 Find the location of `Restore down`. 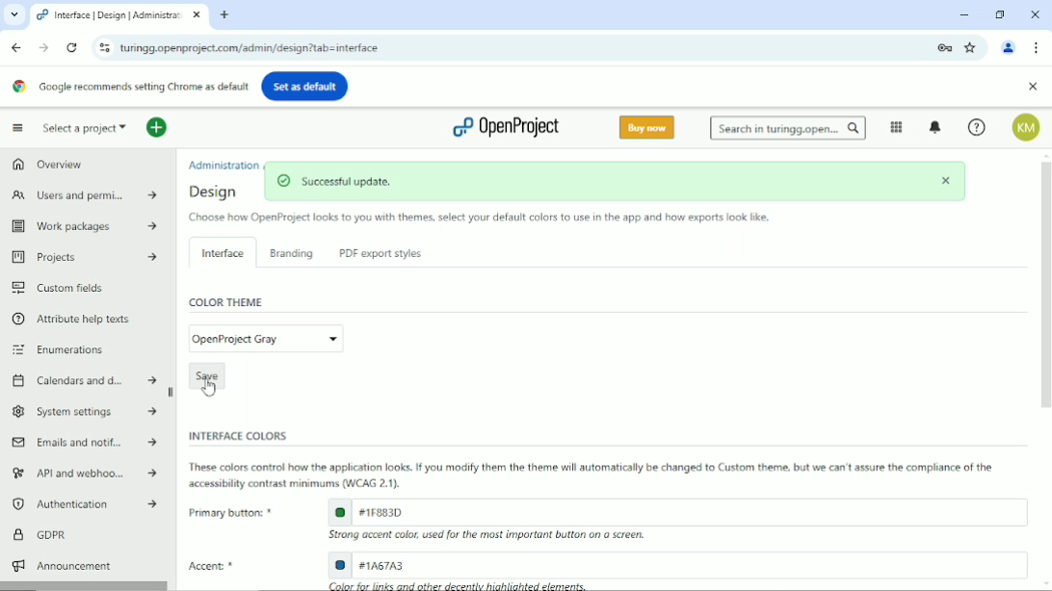

Restore down is located at coordinates (1000, 13).